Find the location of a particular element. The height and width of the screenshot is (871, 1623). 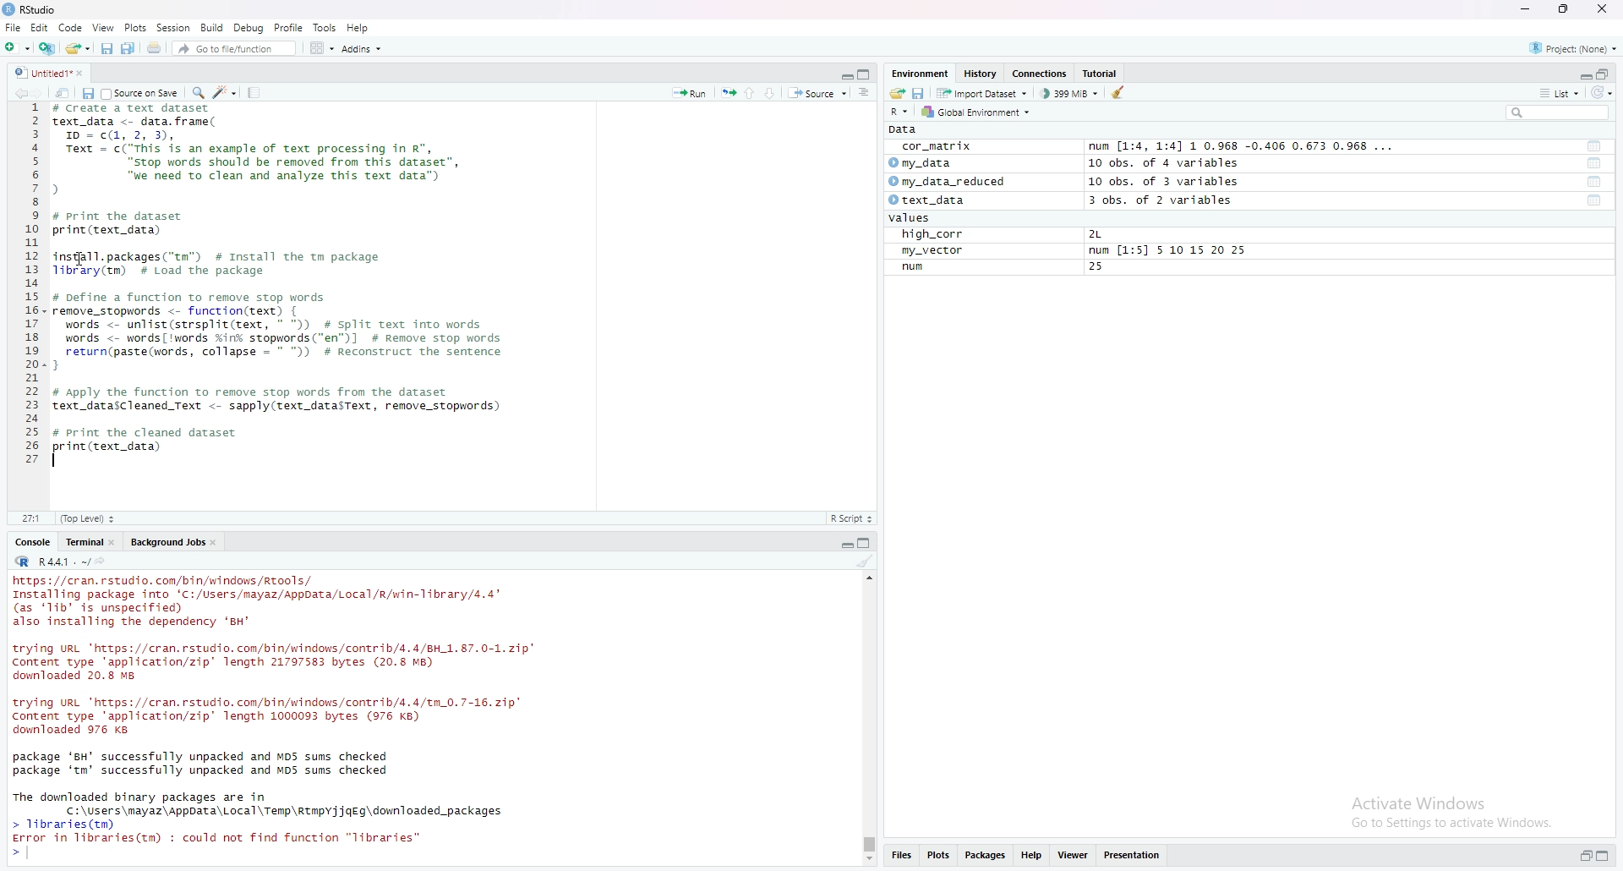

minimize is located at coordinates (1524, 8).